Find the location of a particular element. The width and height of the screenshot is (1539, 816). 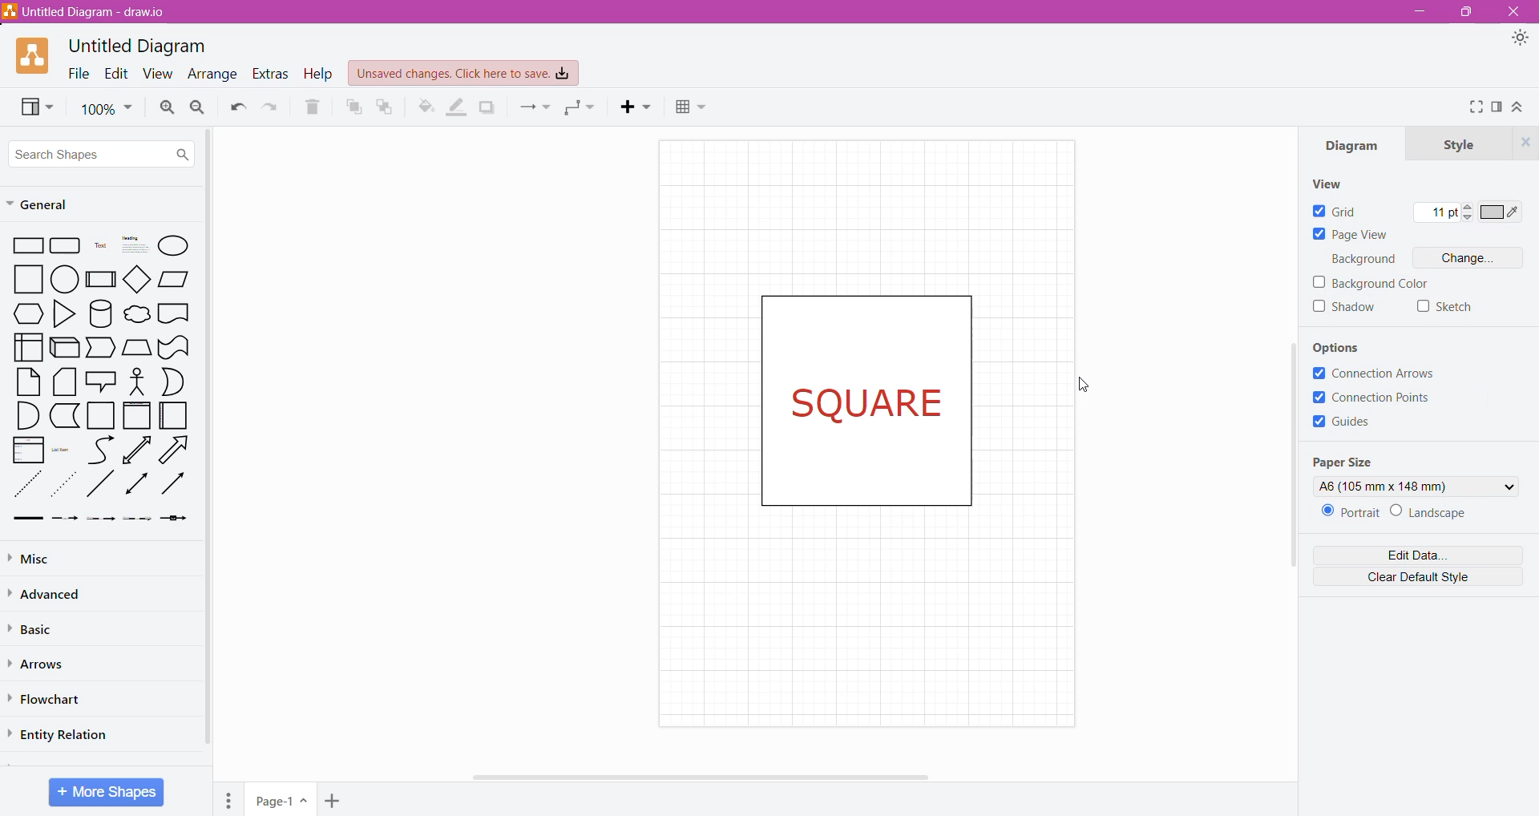

Insert is located at coordinates (631, 106).